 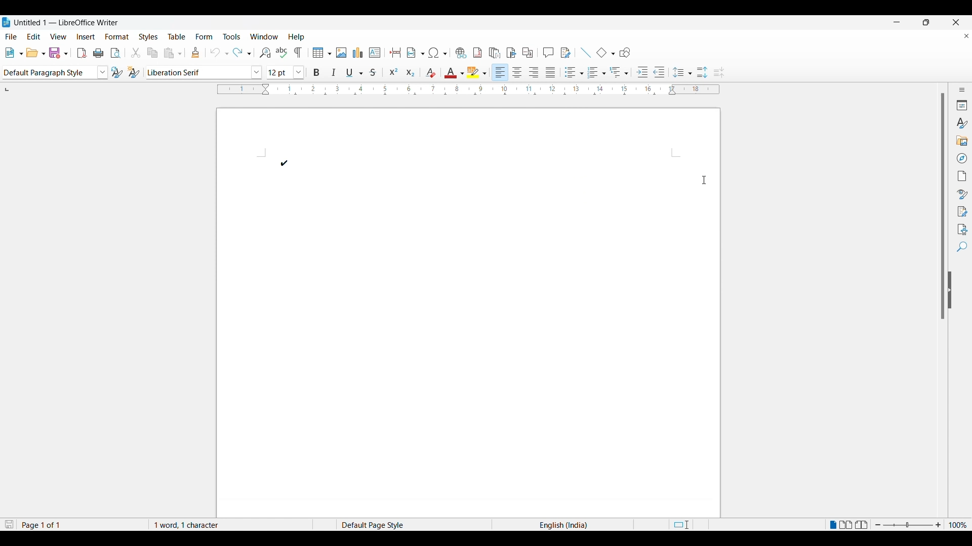 I want to click on Page 1 of 1, so click(x=41, y=524).